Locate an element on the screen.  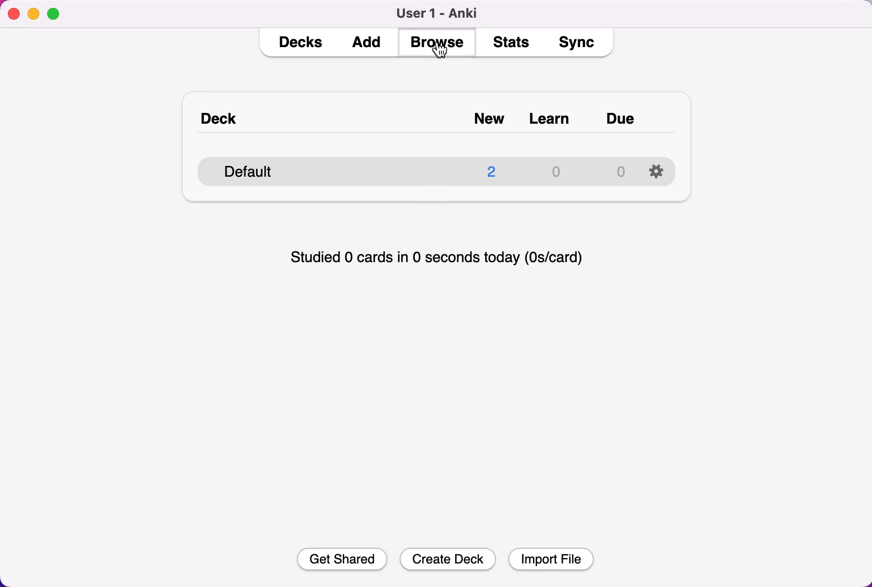
stats is located at coordinates (519, 45).